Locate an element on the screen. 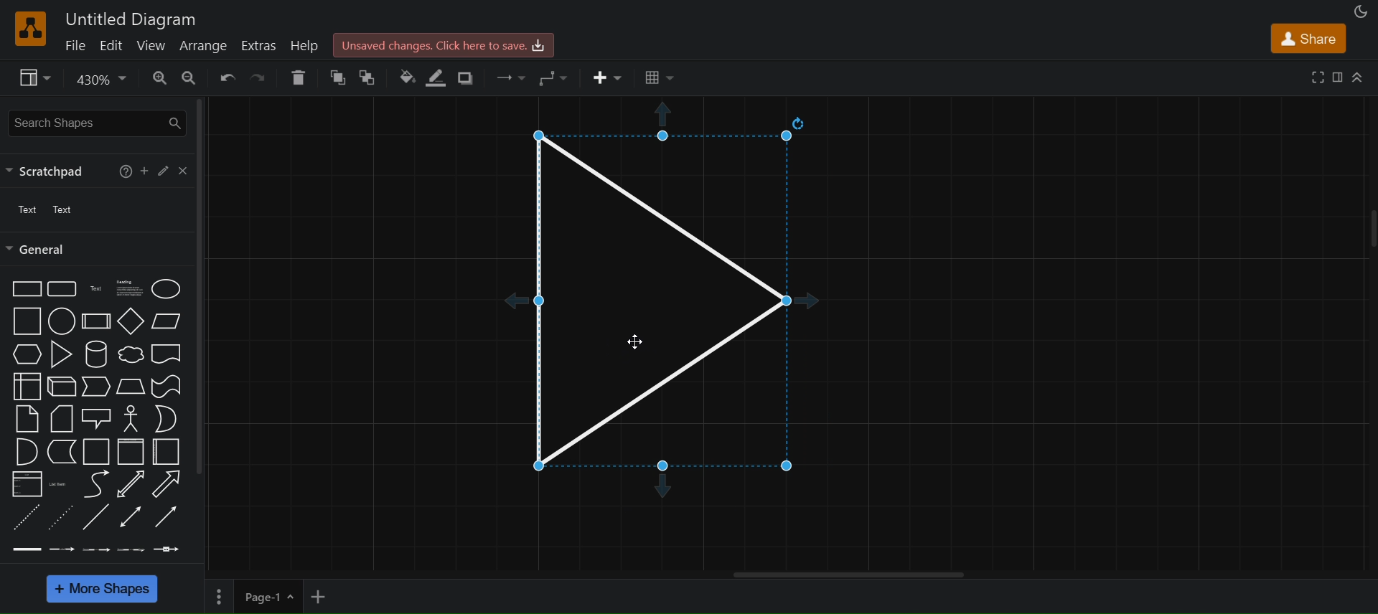 The height and width of the screenshot is (614, 1378). close is located at coordinates (182, 169).